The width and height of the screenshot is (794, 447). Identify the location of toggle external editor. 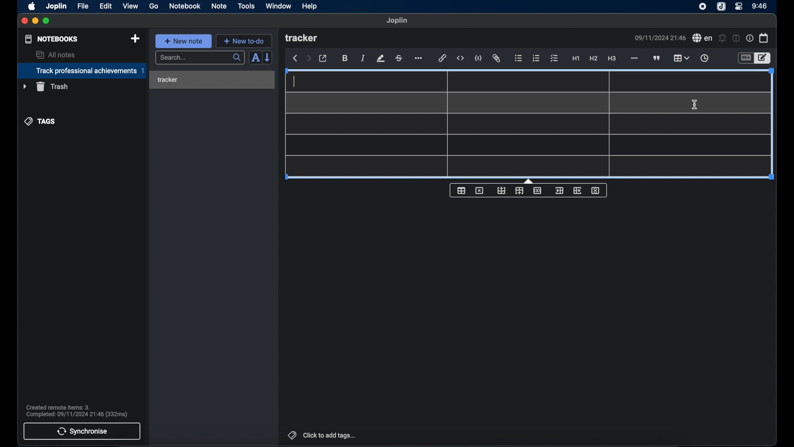
(323, 58).